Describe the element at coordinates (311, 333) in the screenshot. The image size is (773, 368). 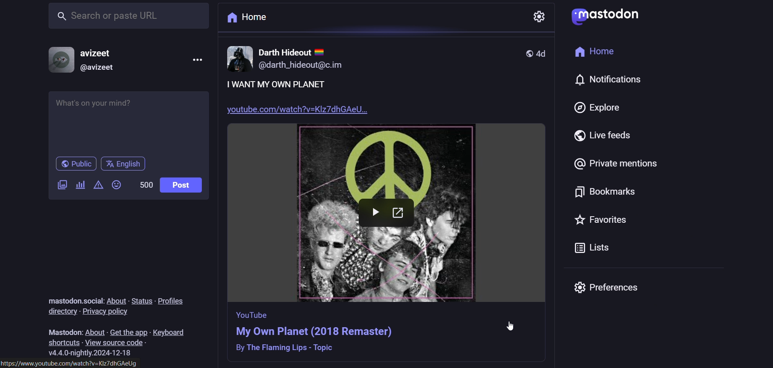
I see `post information` at that location.